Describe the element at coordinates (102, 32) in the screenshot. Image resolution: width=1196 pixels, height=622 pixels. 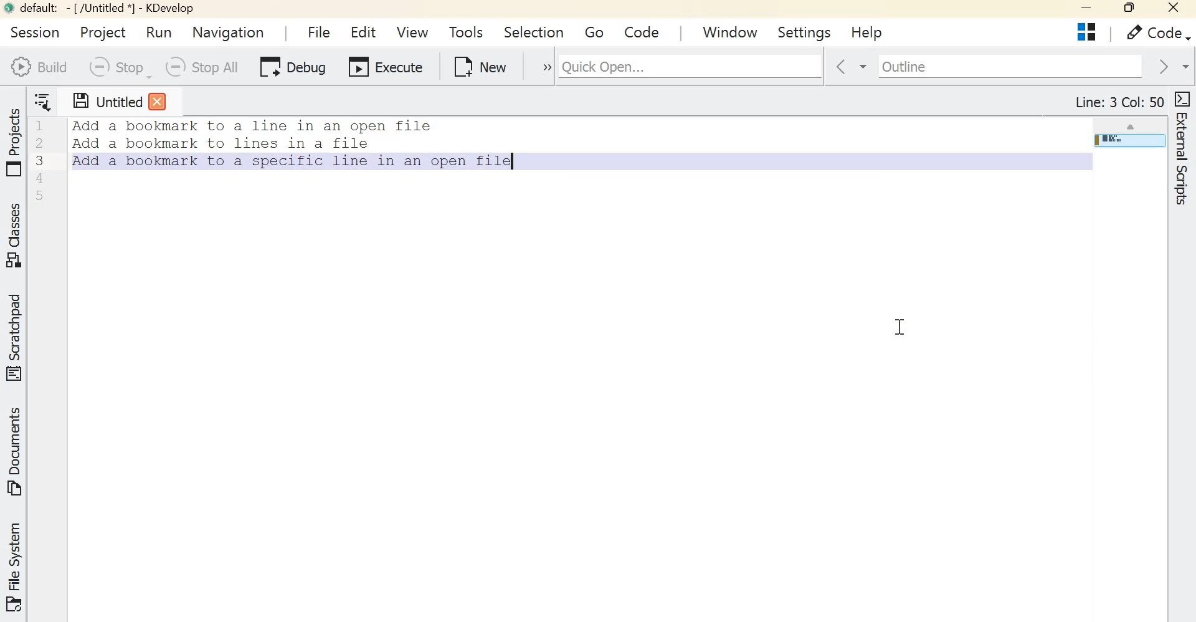
I see `Project` at that location.